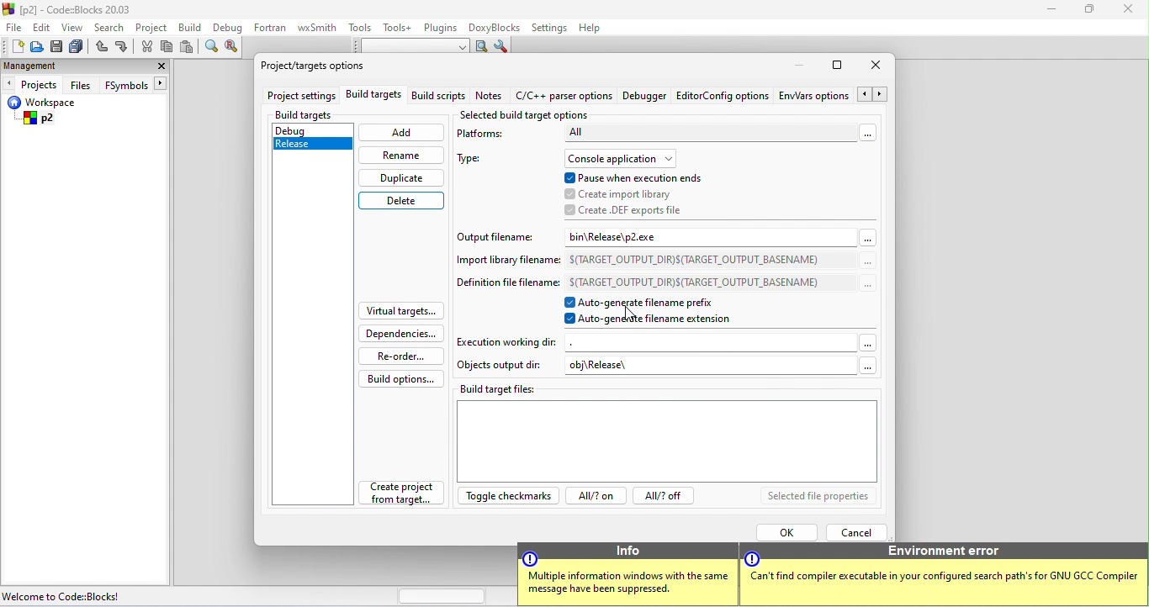 The width and height of the screenshot is (1149, 607). What do you see at coordinates (442, 29) in the screenshot?
I see `plugins` at bounding box center [442, 29].